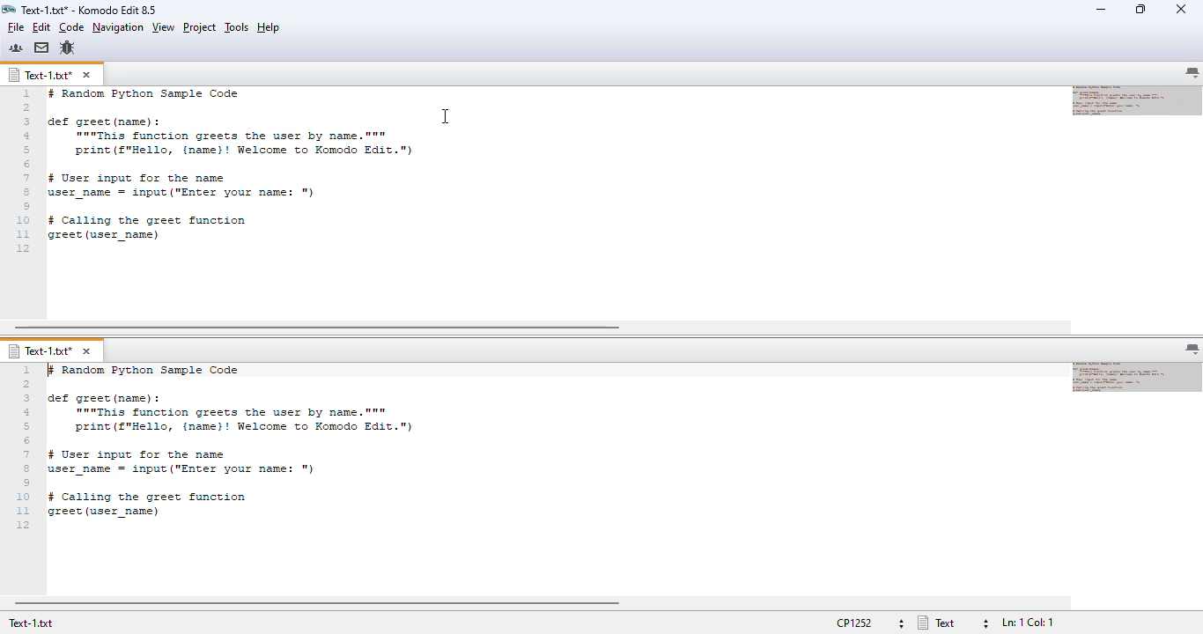 The image size is (1203, 634). What do you see at coordinates (8, 10) in the screenshot?
I see `logo` at bounding box center [8, 10].